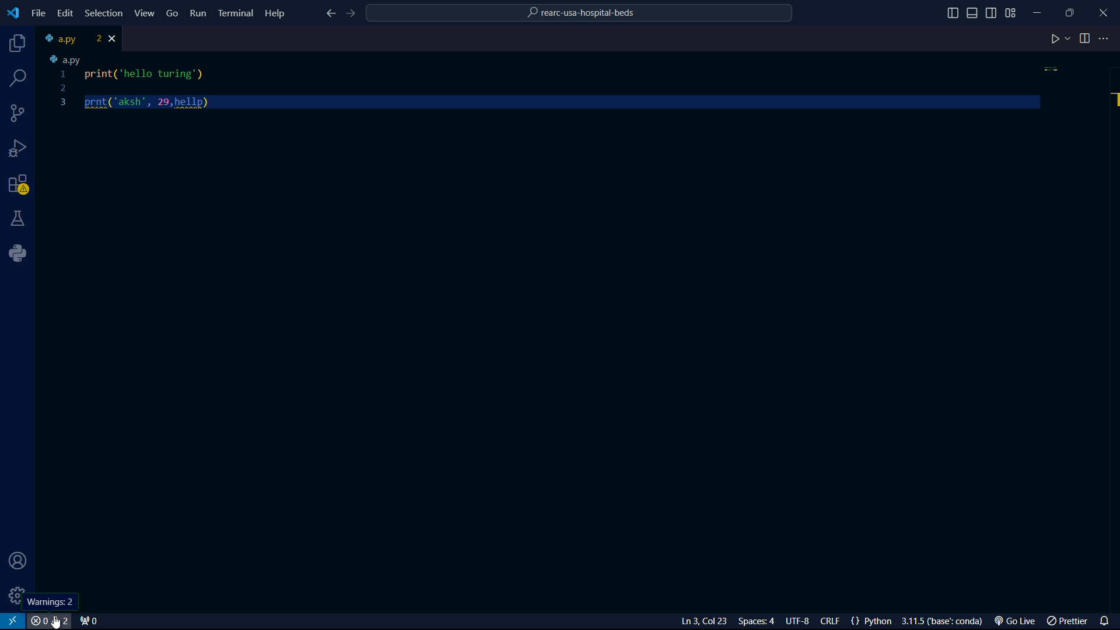 The width and height of the screenshot is (1120, 630). I want to click on toggle sidebar, so click(974, 13).